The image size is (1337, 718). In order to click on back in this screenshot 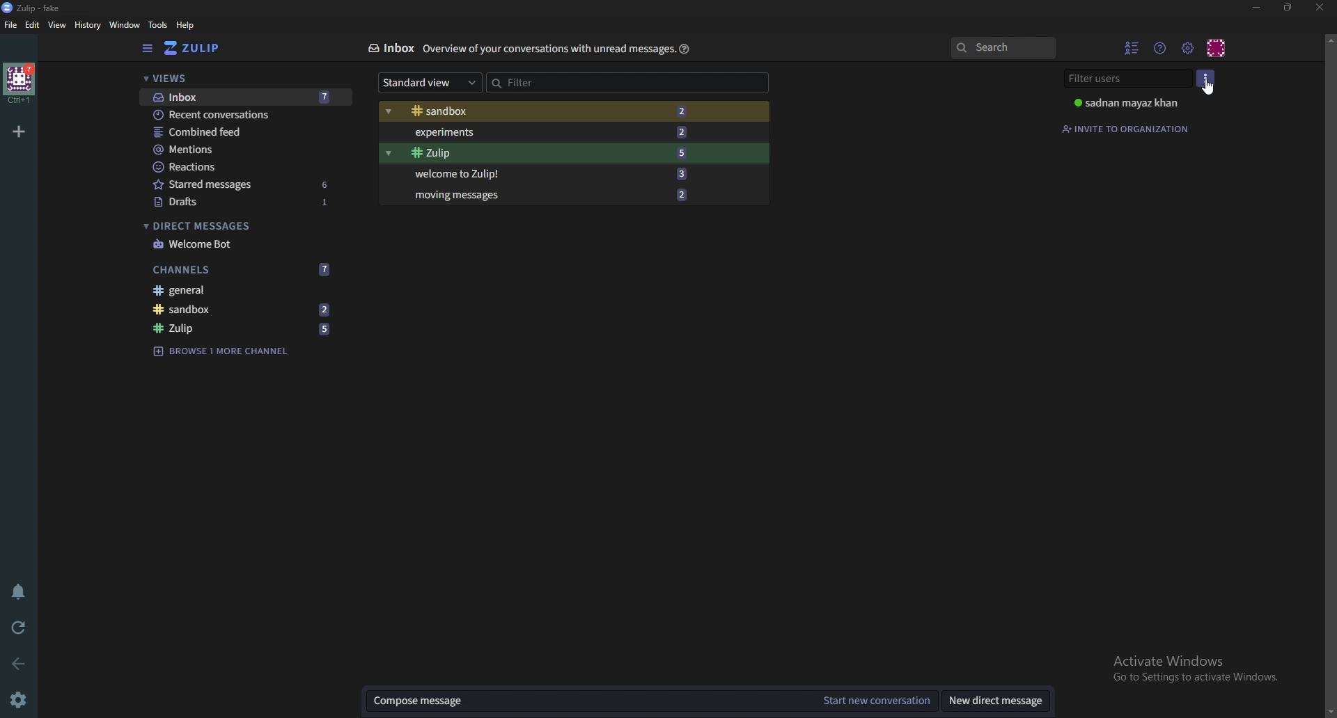, I will do `click(19, 662)`.